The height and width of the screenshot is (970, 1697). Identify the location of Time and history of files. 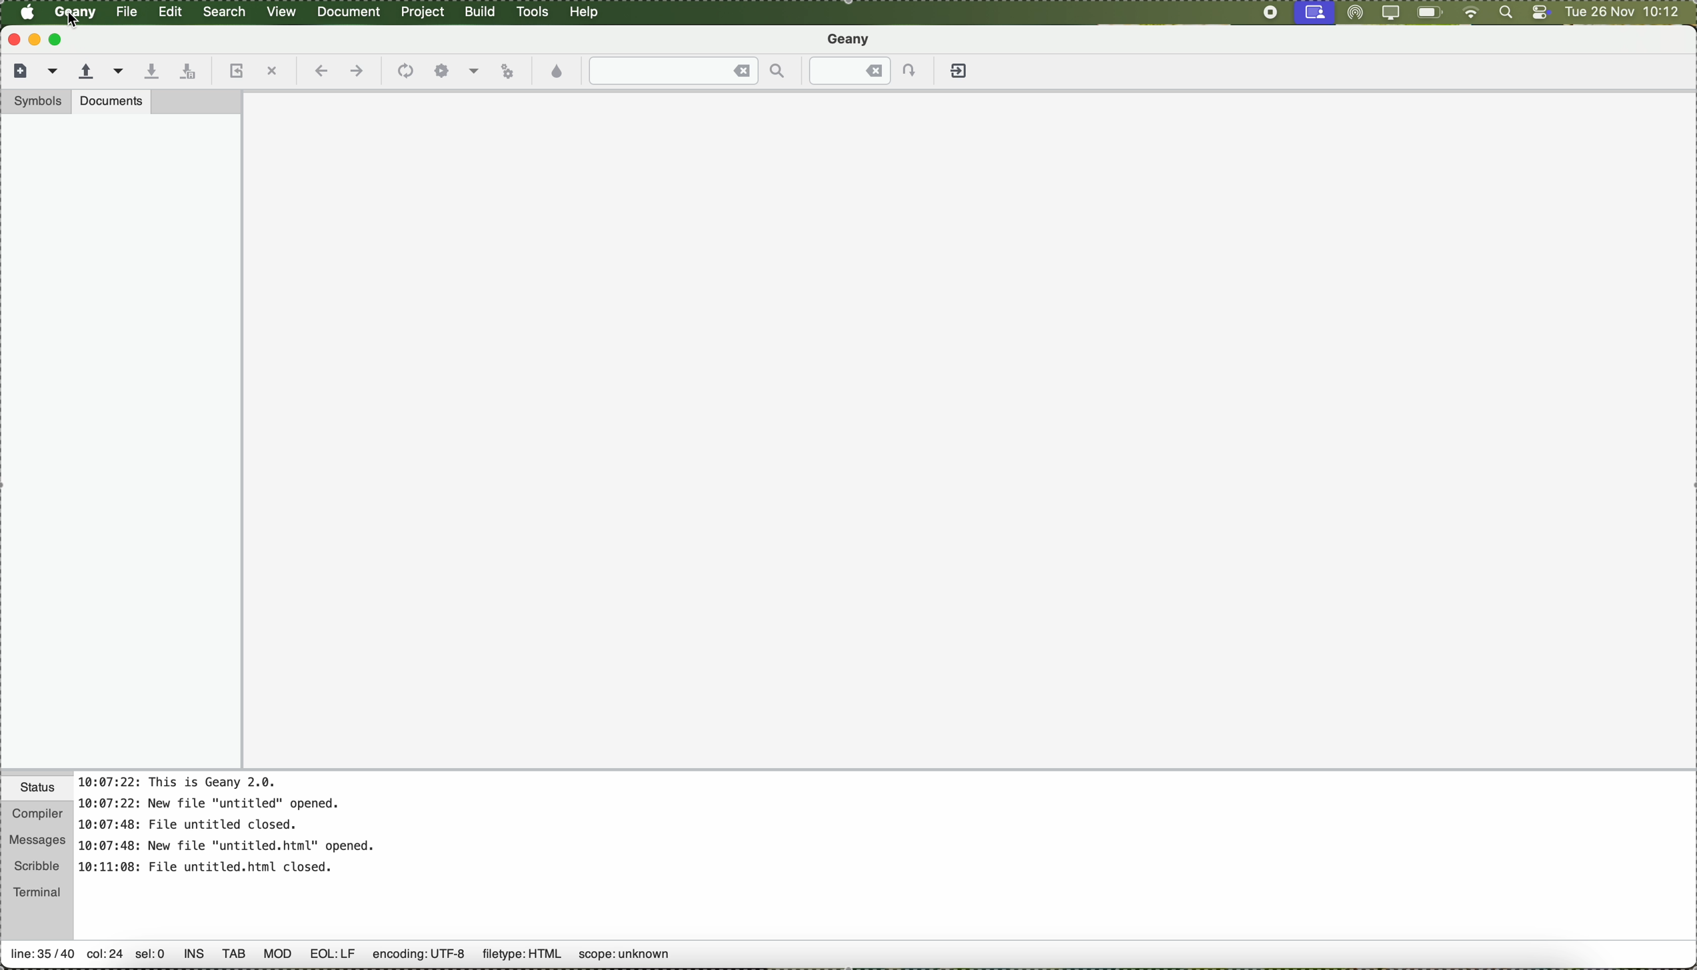
(230, 827).